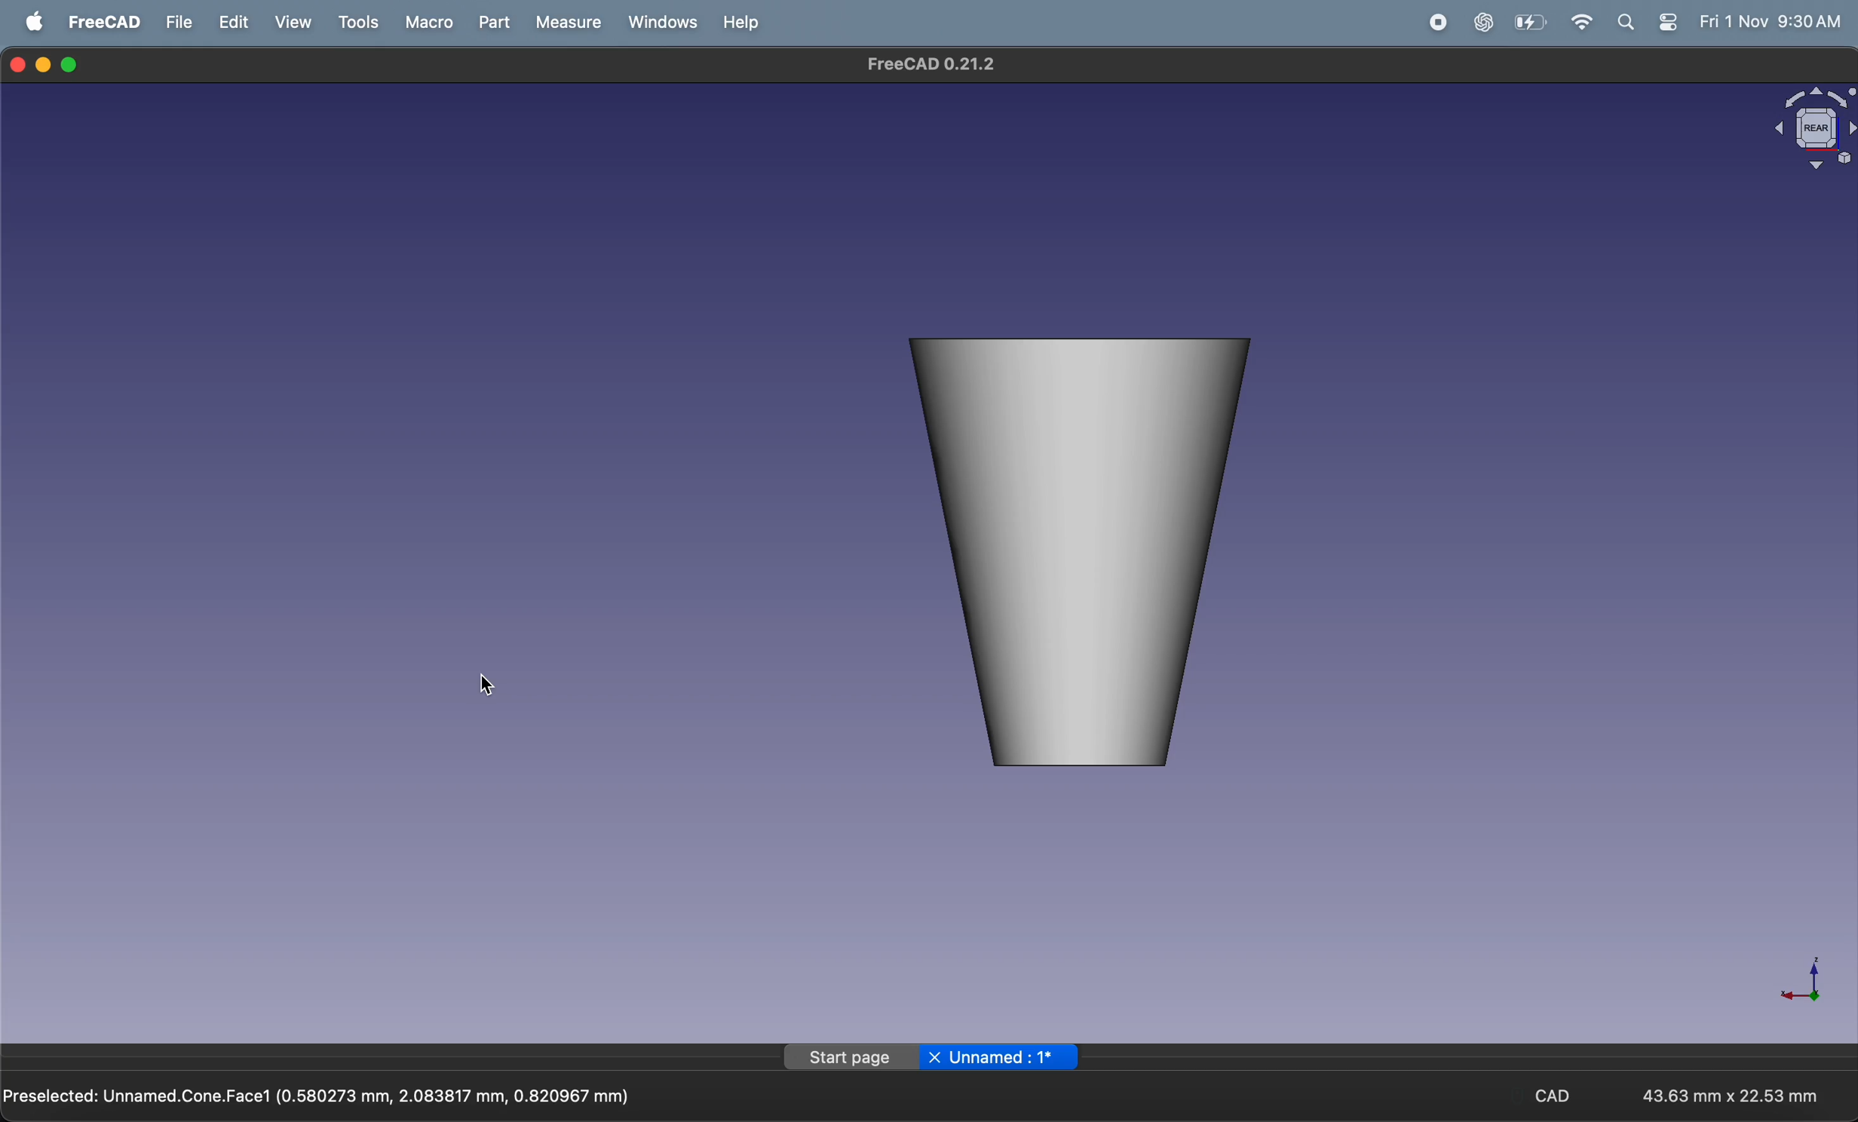 Image resolution: width=1858 pixels, height=1122 pixels. What do you see at coordinates (1731, 1093) in the screenshot?
I see `43.63 mm x 22.53 mm` at bounding box center [1731, 1093].